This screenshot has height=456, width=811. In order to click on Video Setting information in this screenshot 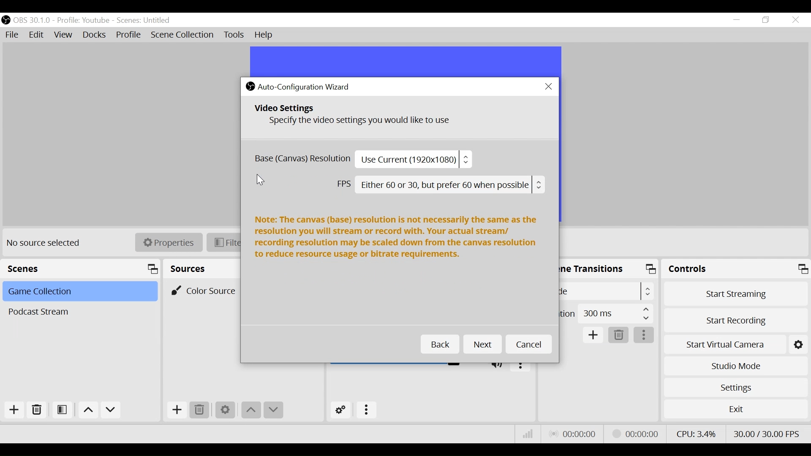, I will do `click(395, 119)`.